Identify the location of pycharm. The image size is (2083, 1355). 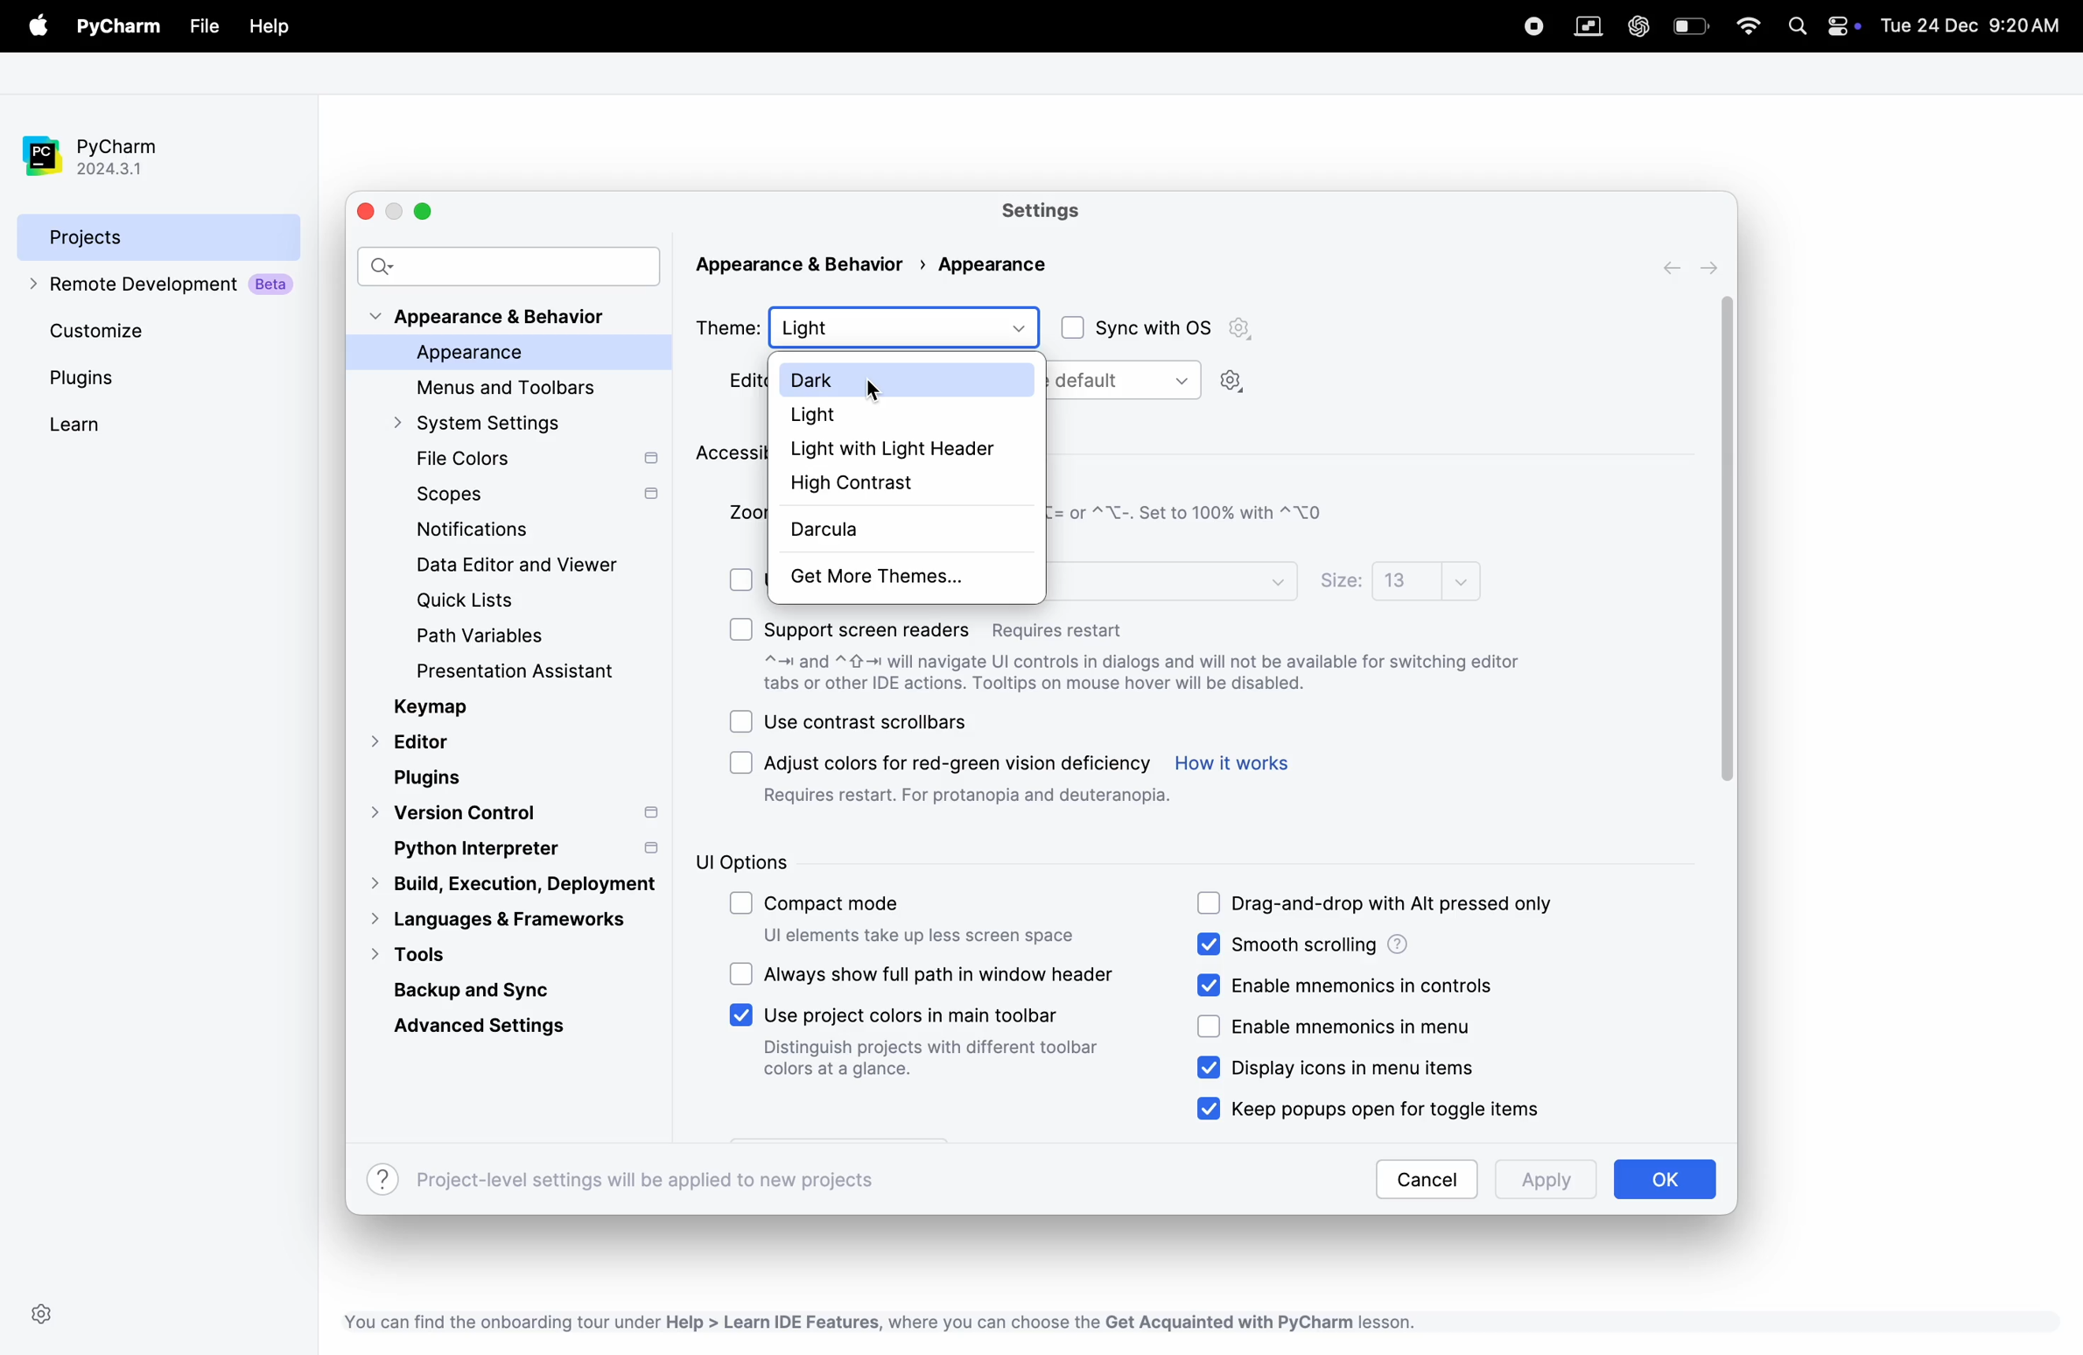
(123, 27).